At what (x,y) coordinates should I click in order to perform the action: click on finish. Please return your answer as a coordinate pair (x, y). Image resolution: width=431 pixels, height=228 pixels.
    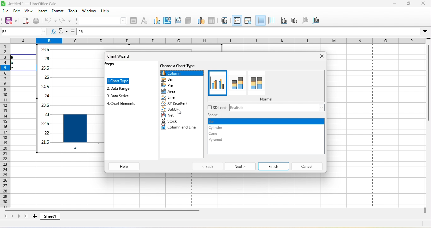
    Looking at the image, I should click on (274, 165).